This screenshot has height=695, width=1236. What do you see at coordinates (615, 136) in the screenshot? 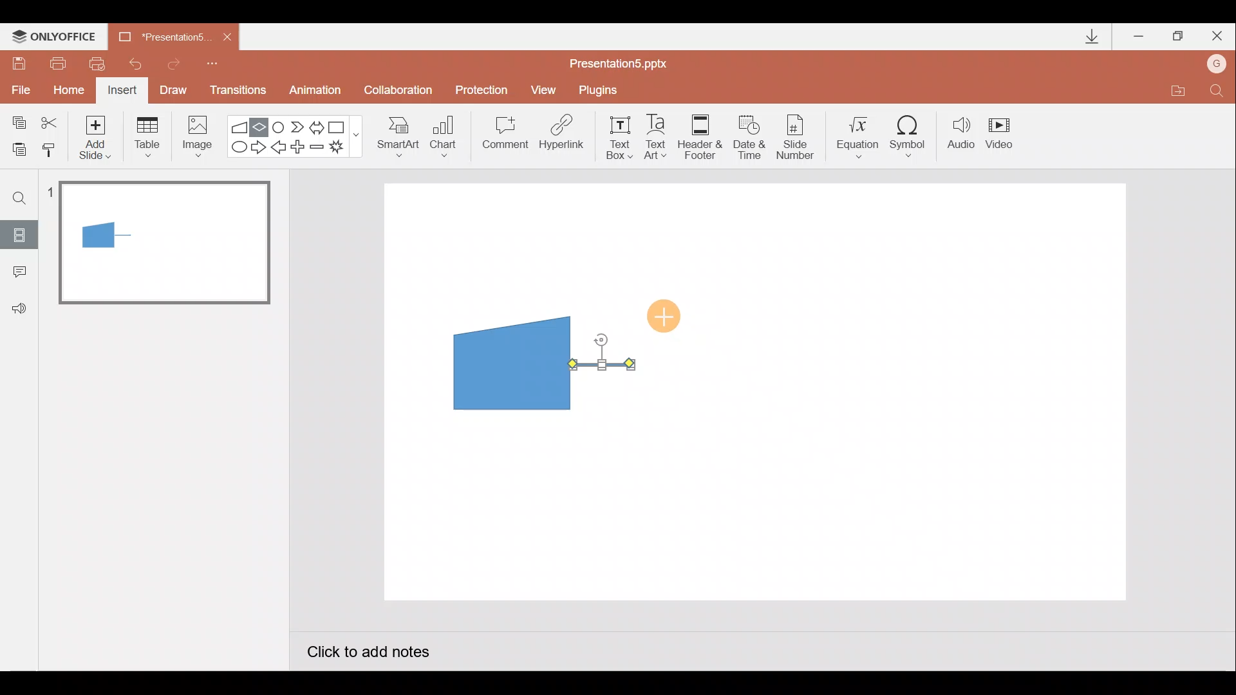
I see `Text box` at bounding box center [615, 136].